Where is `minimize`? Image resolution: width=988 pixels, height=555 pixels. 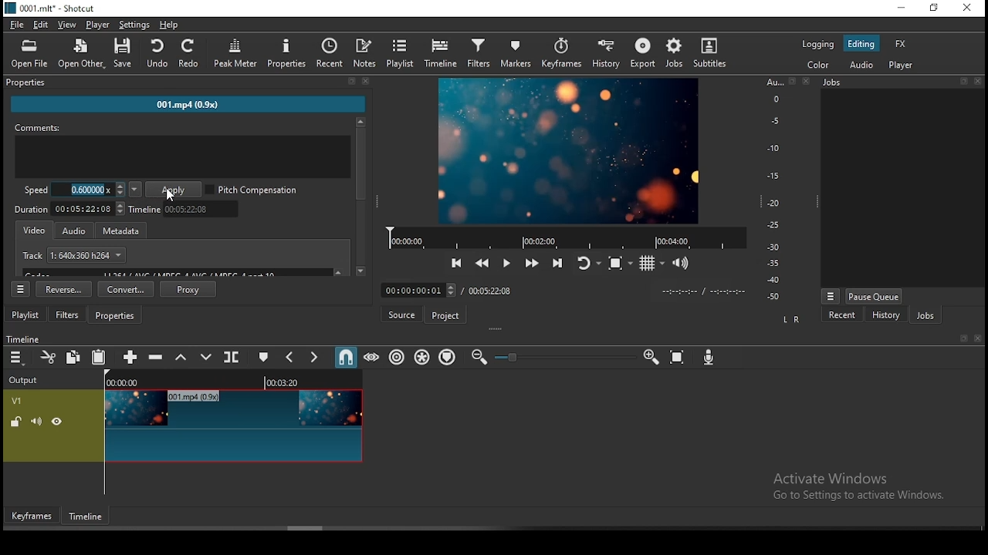
minimize is located at coordinates (904, 8).